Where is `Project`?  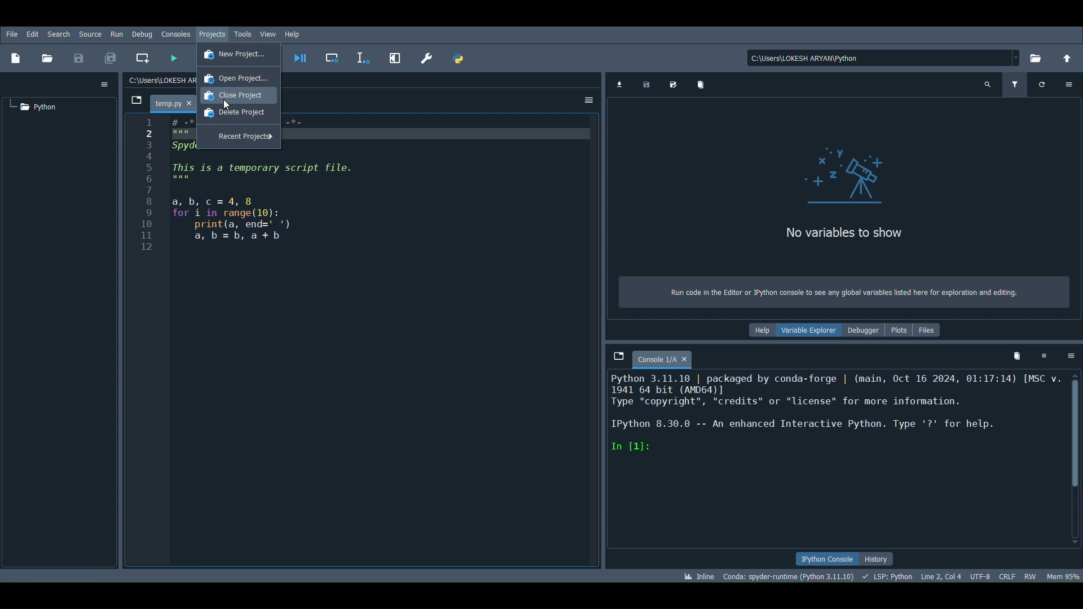 Project is located at coordinates (33, 108).